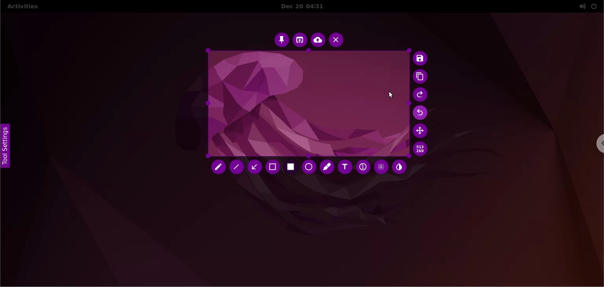 Image resolution: width=604 pixels, height=287 pixels. Describe the element at coordinates (25, 6) in the screenshot. I see `activities` at that location.